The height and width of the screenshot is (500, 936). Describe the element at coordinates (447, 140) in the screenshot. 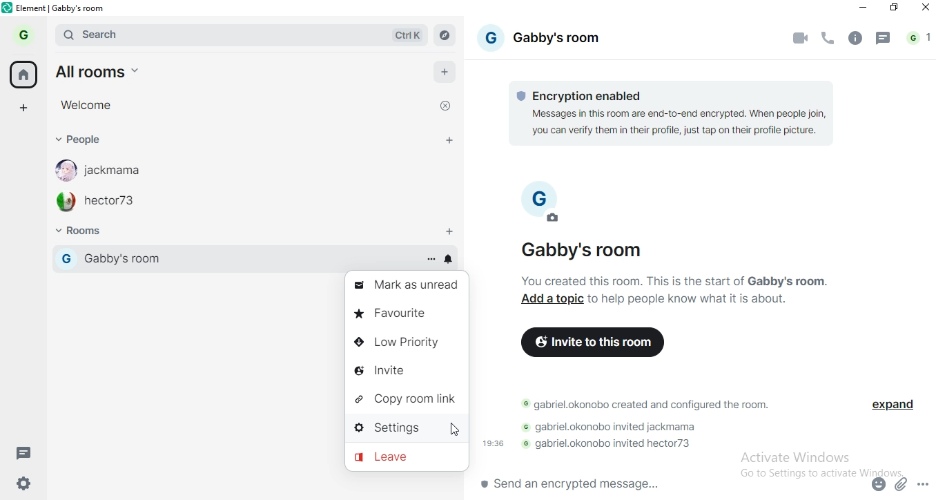

I see `add people` at that location.